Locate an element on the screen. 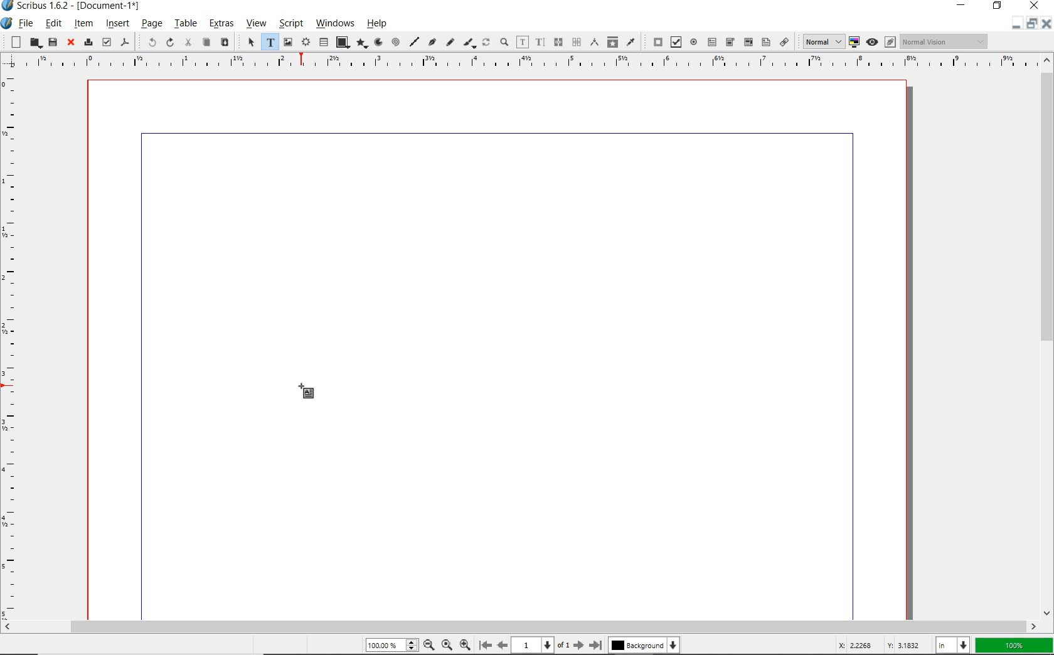  Minimize is located at coordinates (1031, 24).